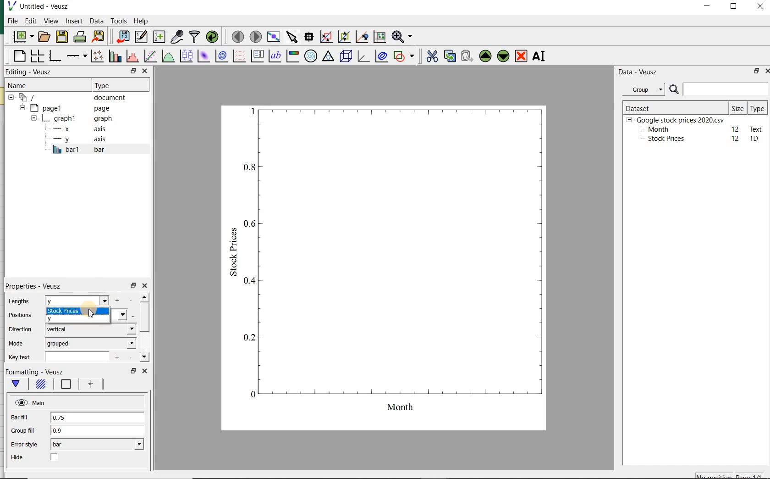 The image size is (770, 479). Describe the element at coordinates (736, 139) in the screenshot. I see `12` at that location.